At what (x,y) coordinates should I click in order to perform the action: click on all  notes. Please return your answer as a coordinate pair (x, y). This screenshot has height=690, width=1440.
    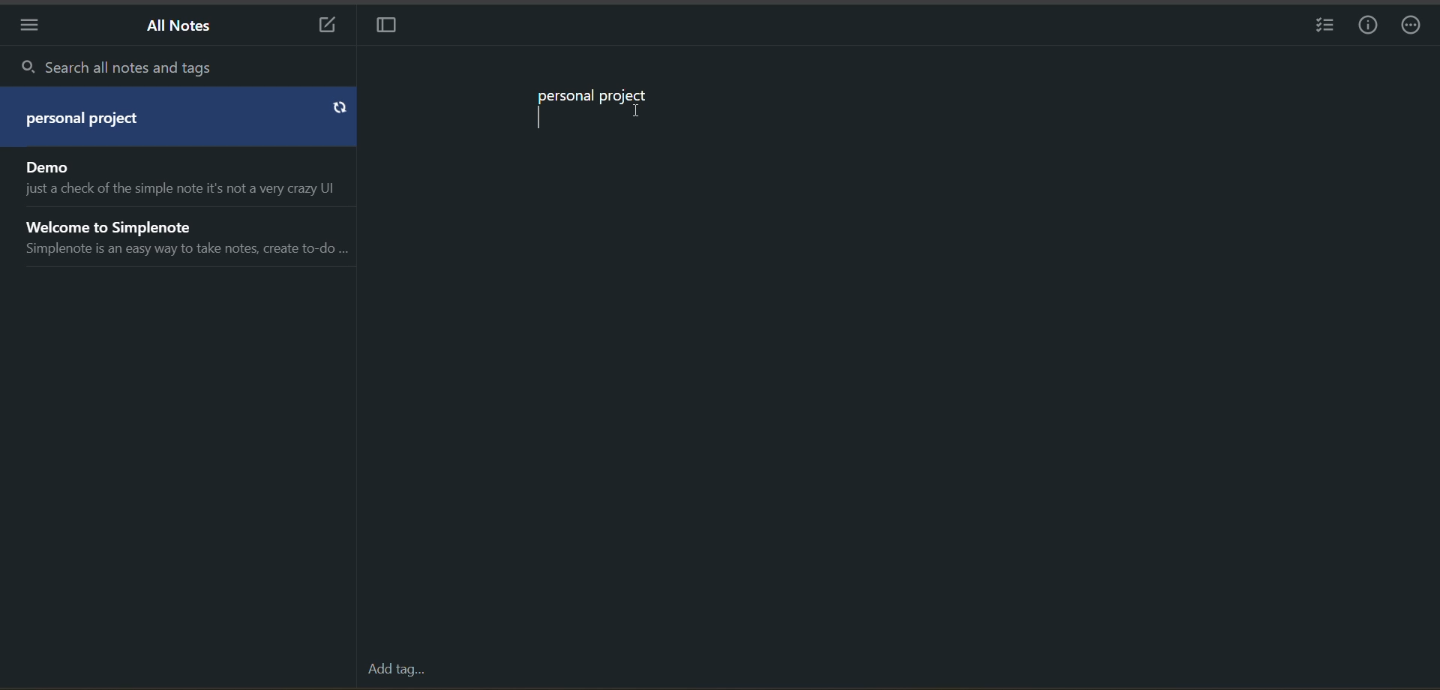
    Looking at the image, I should click on (180, 212).